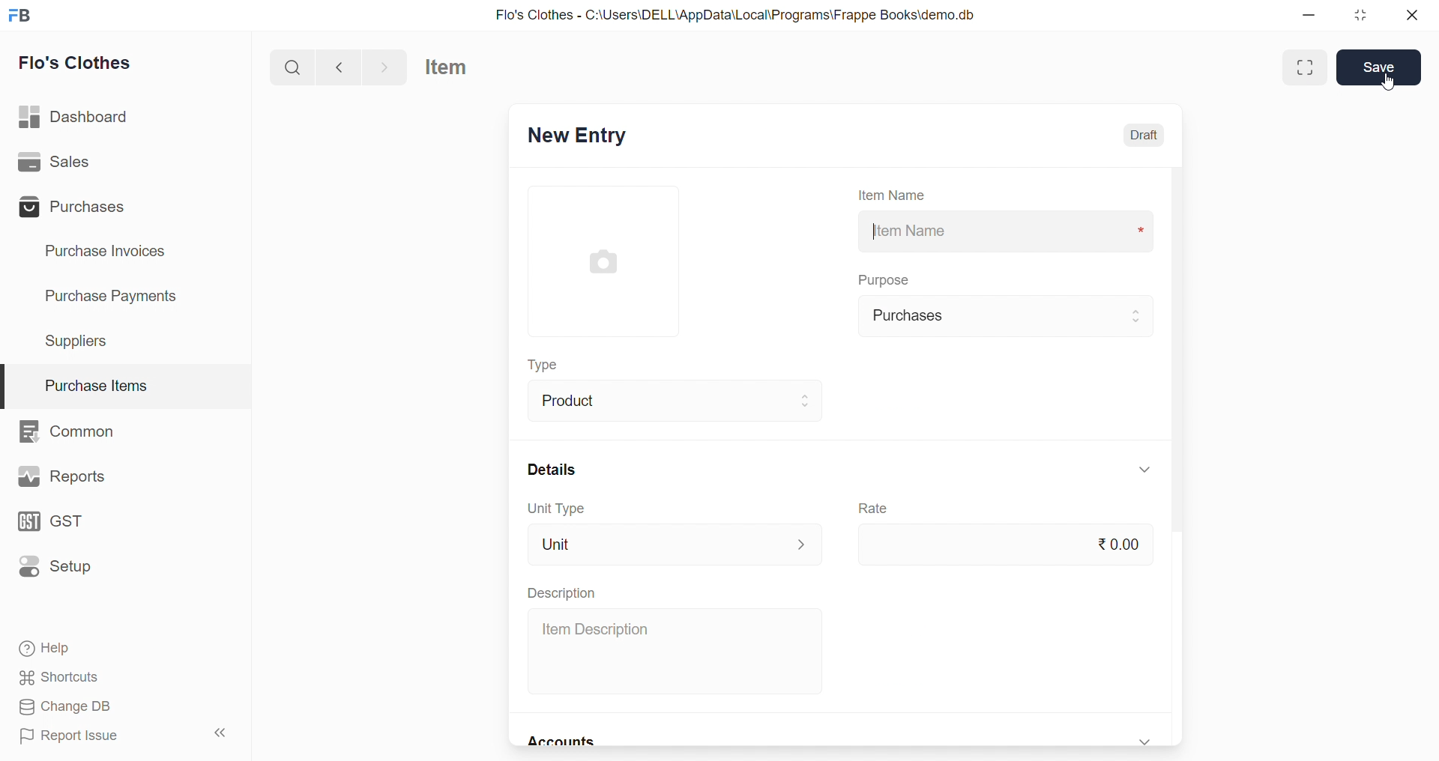  I want to click on Accounts, so click(566, 742).